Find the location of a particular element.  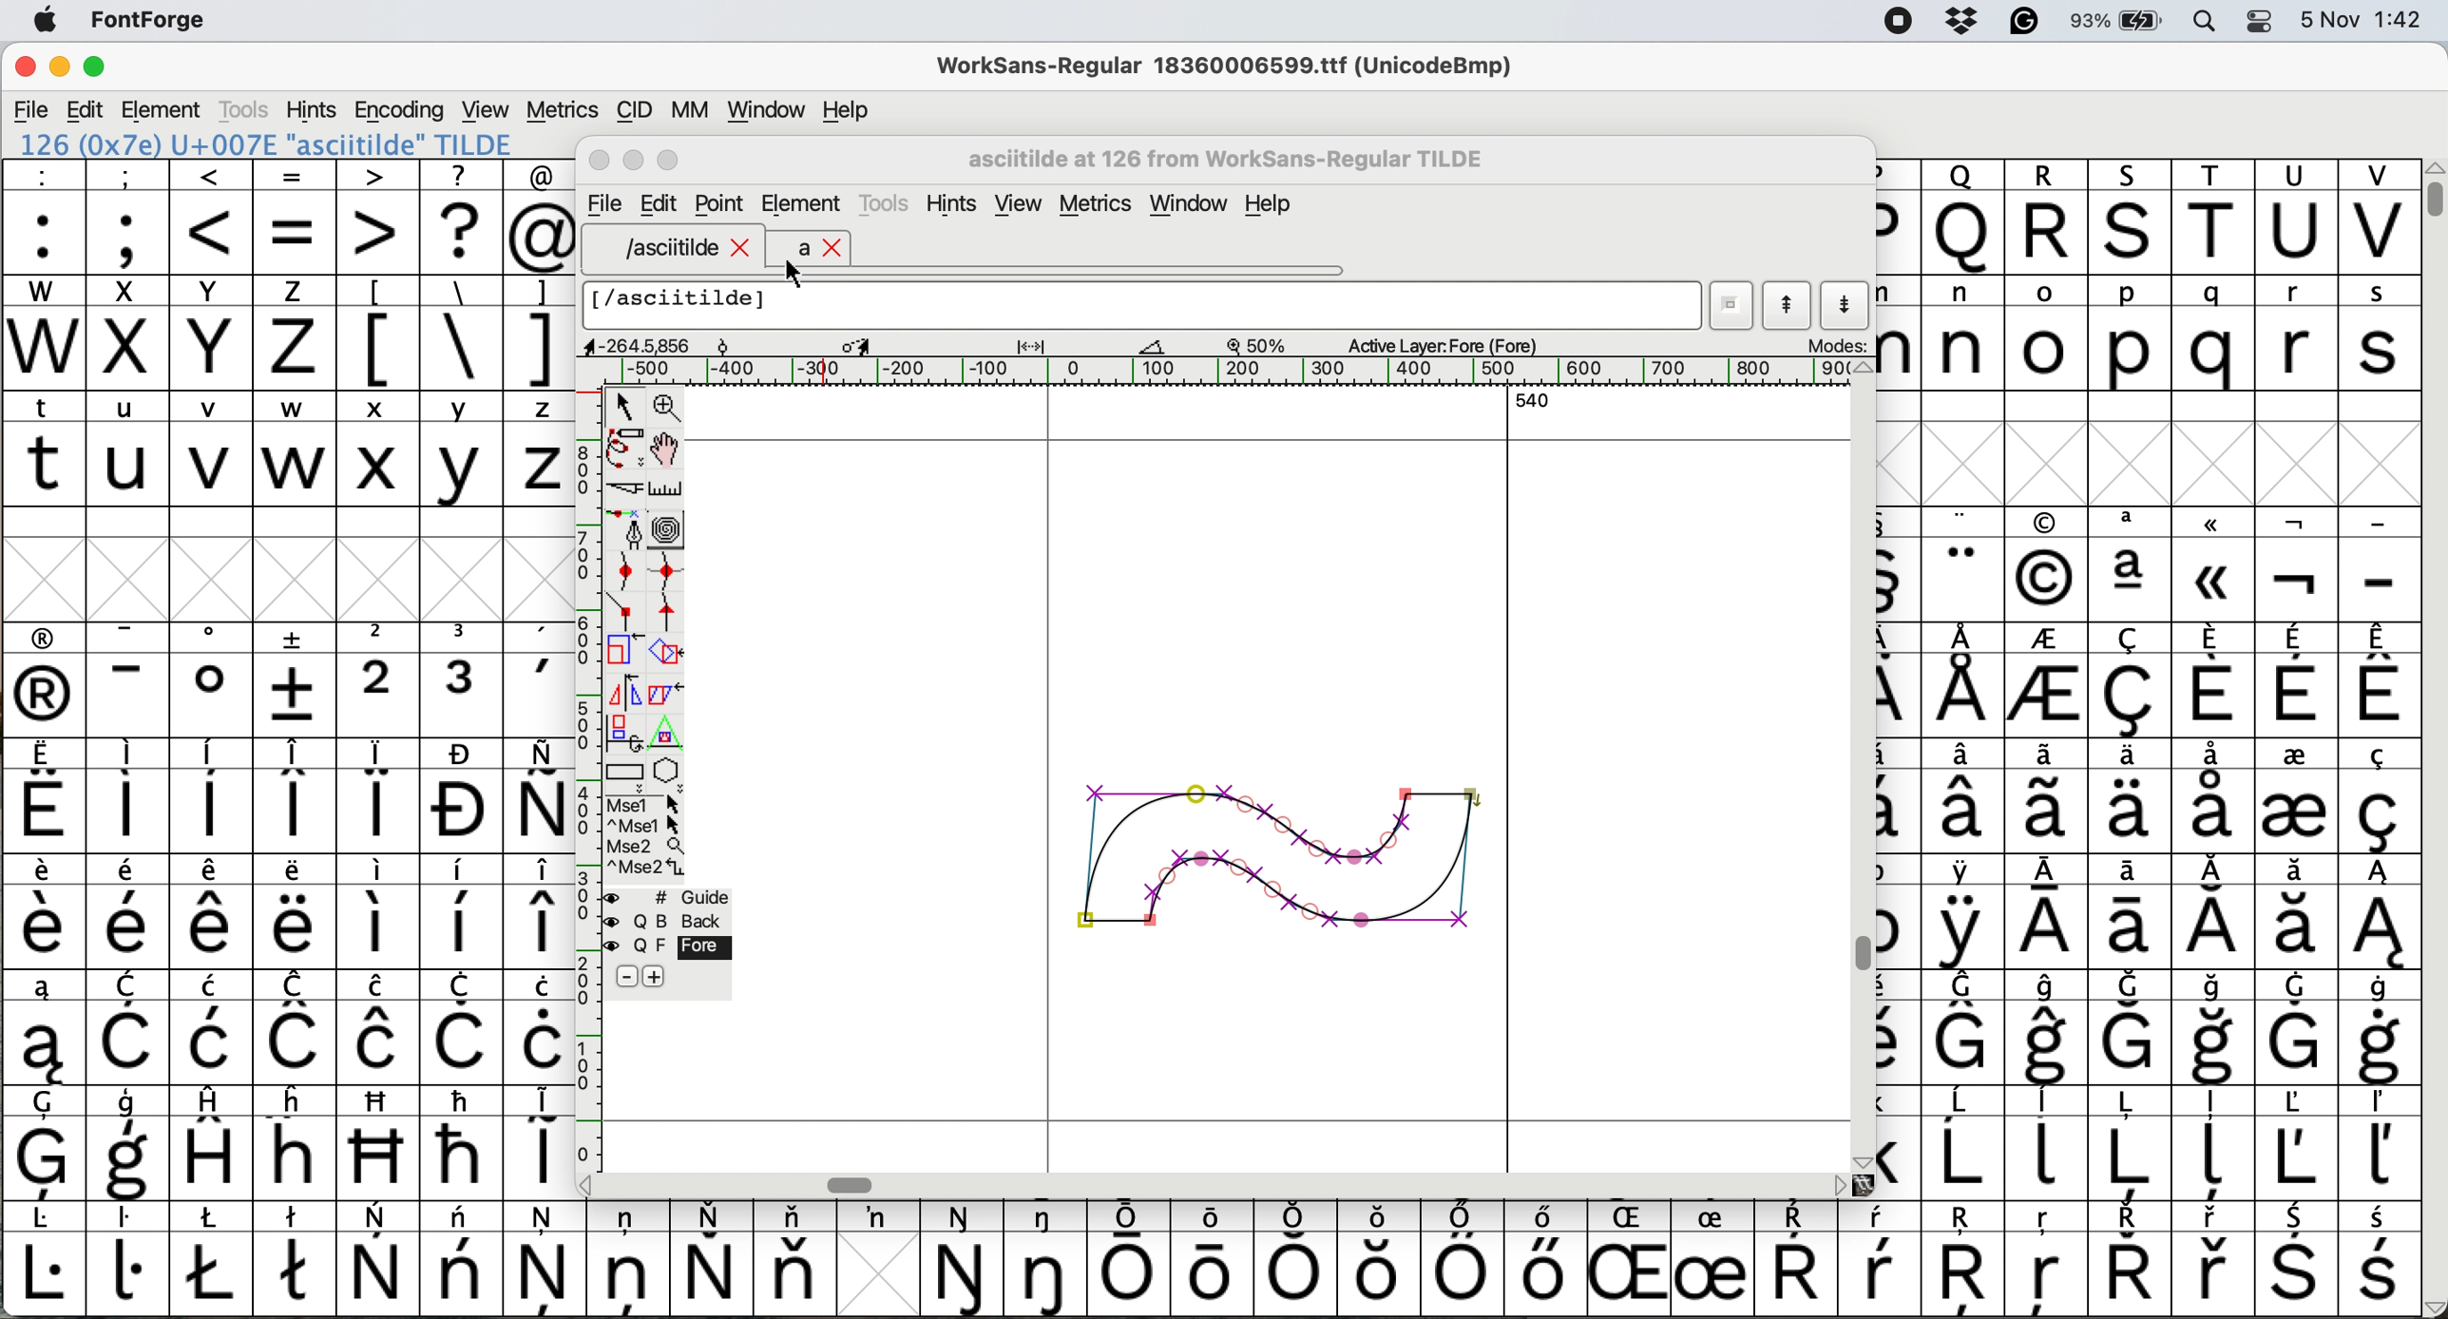

symbol is located at coordinates (2377, 1144).